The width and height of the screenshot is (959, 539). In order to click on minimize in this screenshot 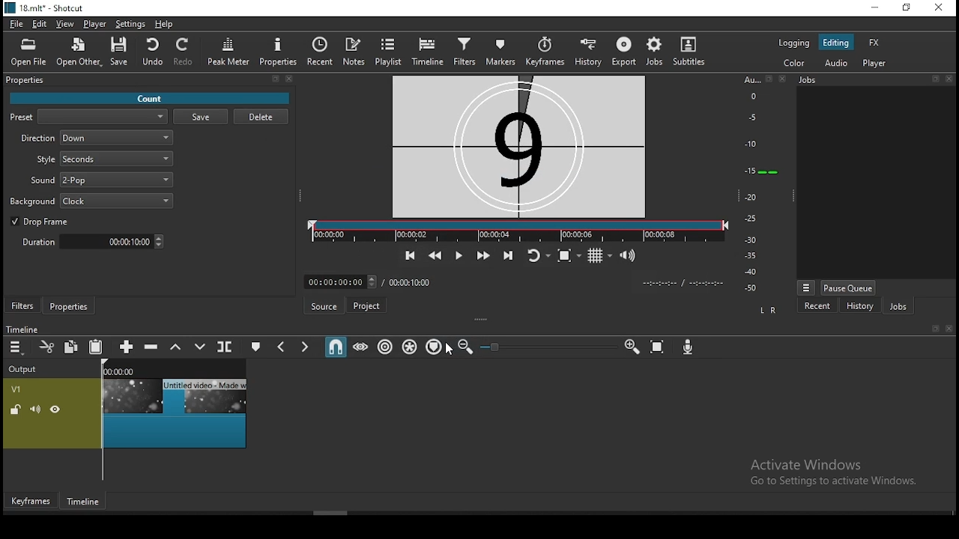, I will do `click(874, 8)`.